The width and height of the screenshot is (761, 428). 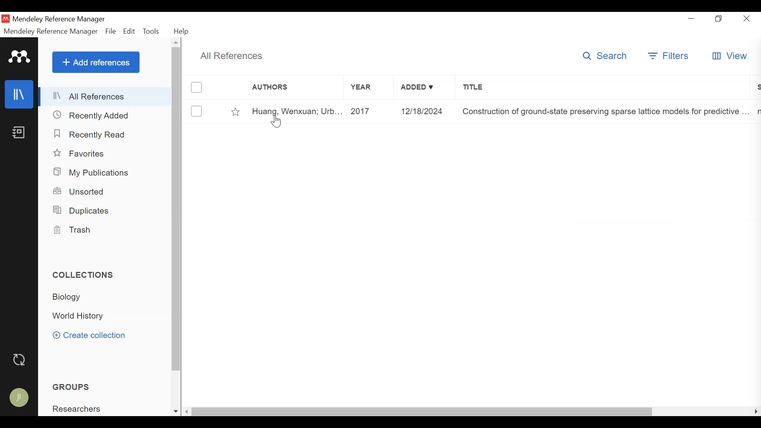 What do you see at coordinates (182, 32) in the screenshot?
I see `Help` at bounding box center [182, 32].